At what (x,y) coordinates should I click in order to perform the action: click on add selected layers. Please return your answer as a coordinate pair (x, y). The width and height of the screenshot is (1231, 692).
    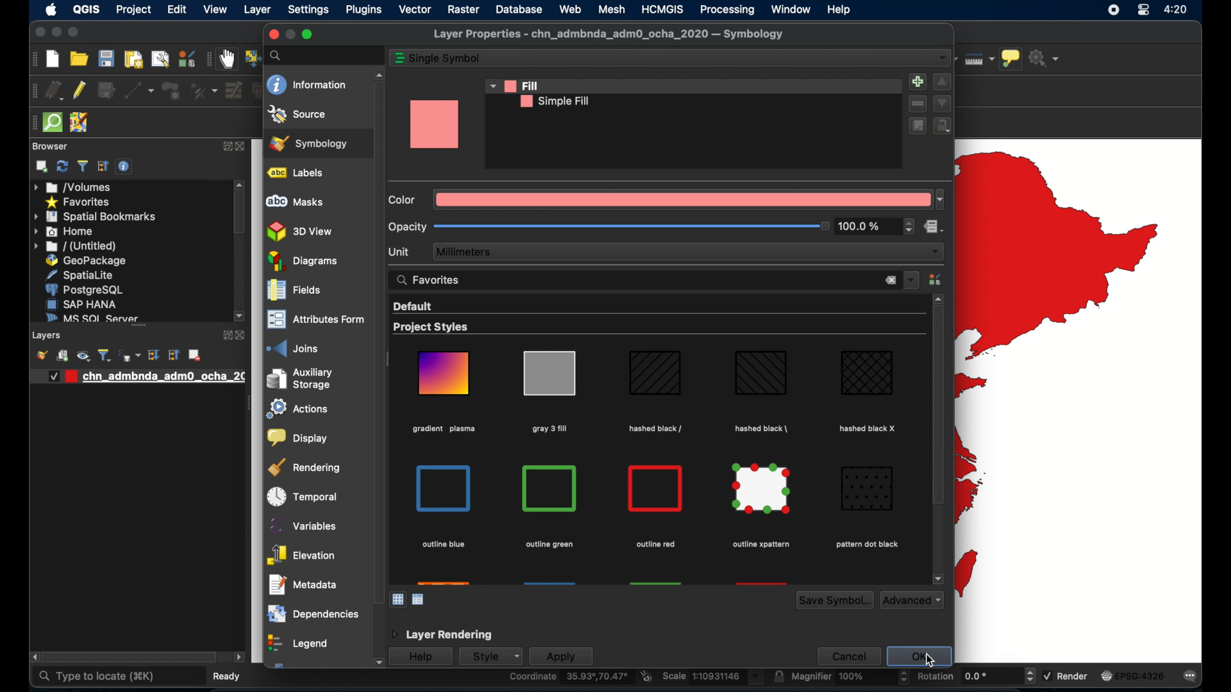
    Looking at the image, I should click on (42, 167).